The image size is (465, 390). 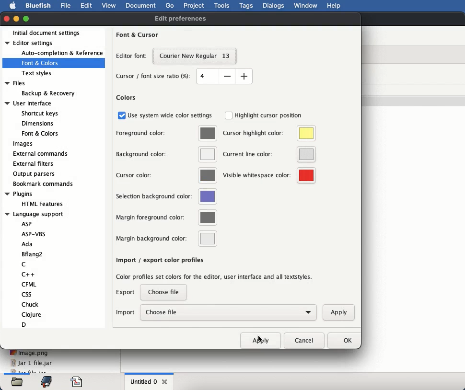 I want to click on click, so click(x=261, y=337).